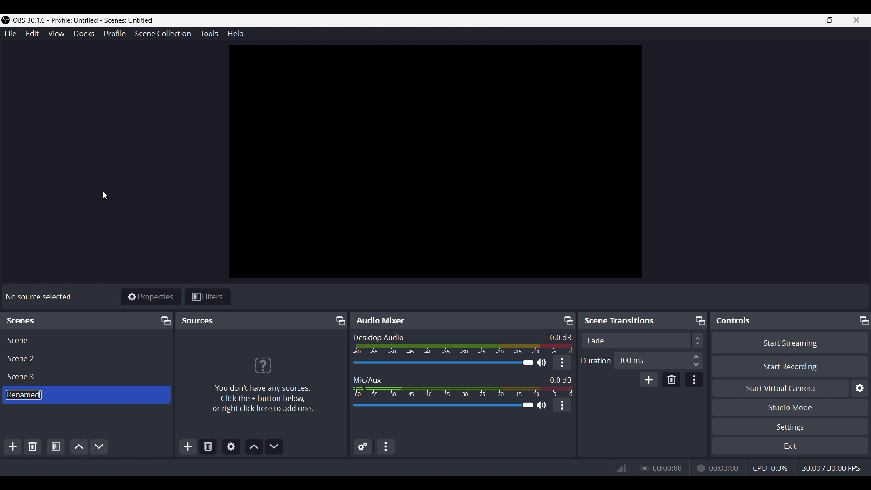 This screenshot has height=490, width=871. What do you see at coordinates (254, 446) in the screenshot?
I see `Move source(s) up` at bounding box center [254, 446].